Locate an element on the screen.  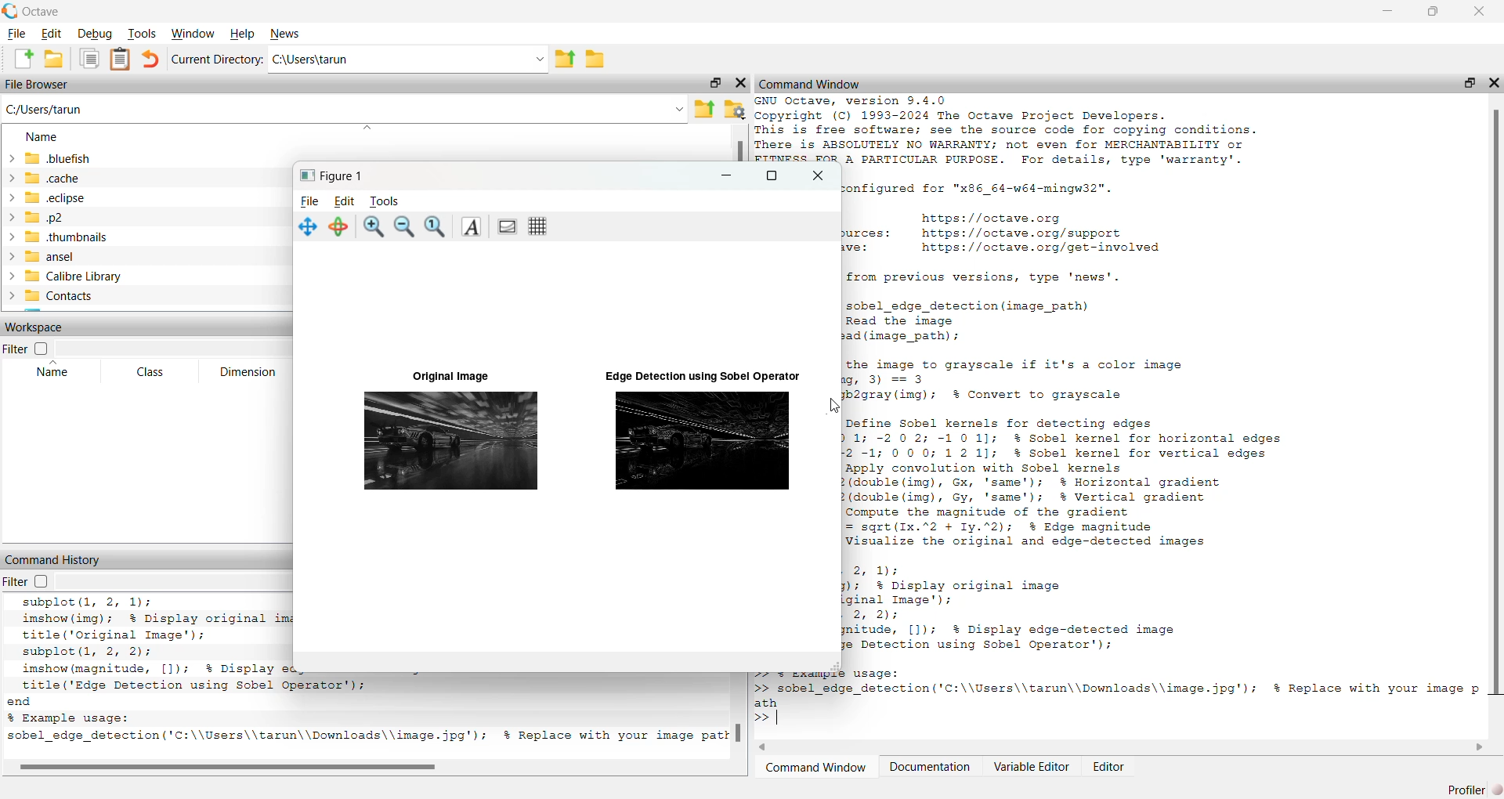
Toggle current axes grid visibility (edited)  is located at coordinates (540, 226).